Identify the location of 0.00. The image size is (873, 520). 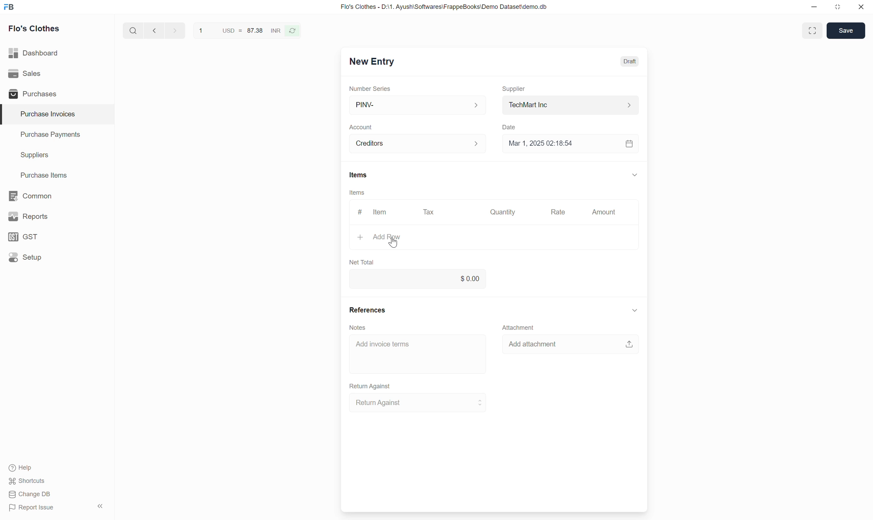
(418, 279).